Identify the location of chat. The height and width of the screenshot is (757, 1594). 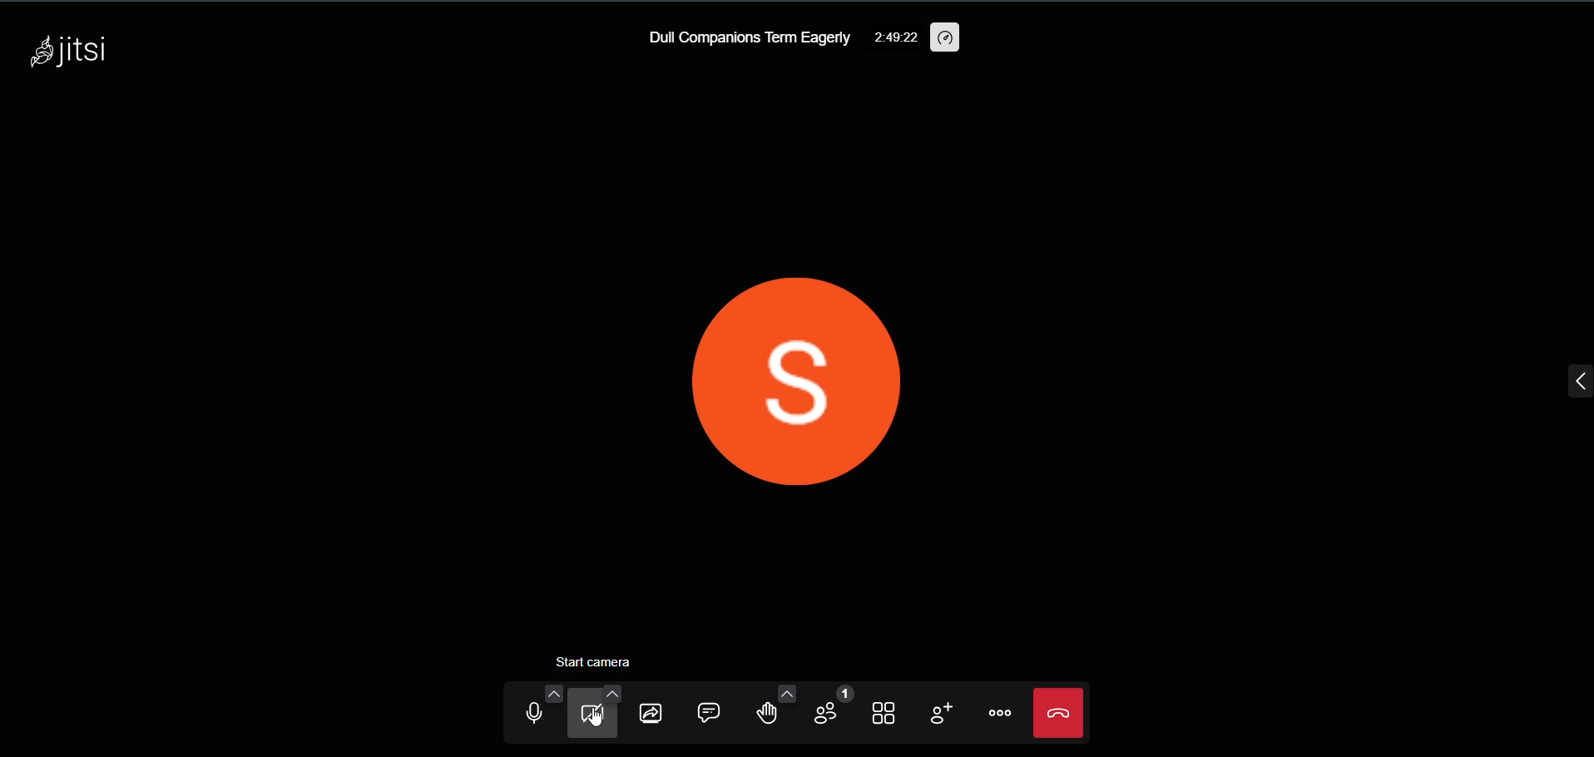
(705, 710).